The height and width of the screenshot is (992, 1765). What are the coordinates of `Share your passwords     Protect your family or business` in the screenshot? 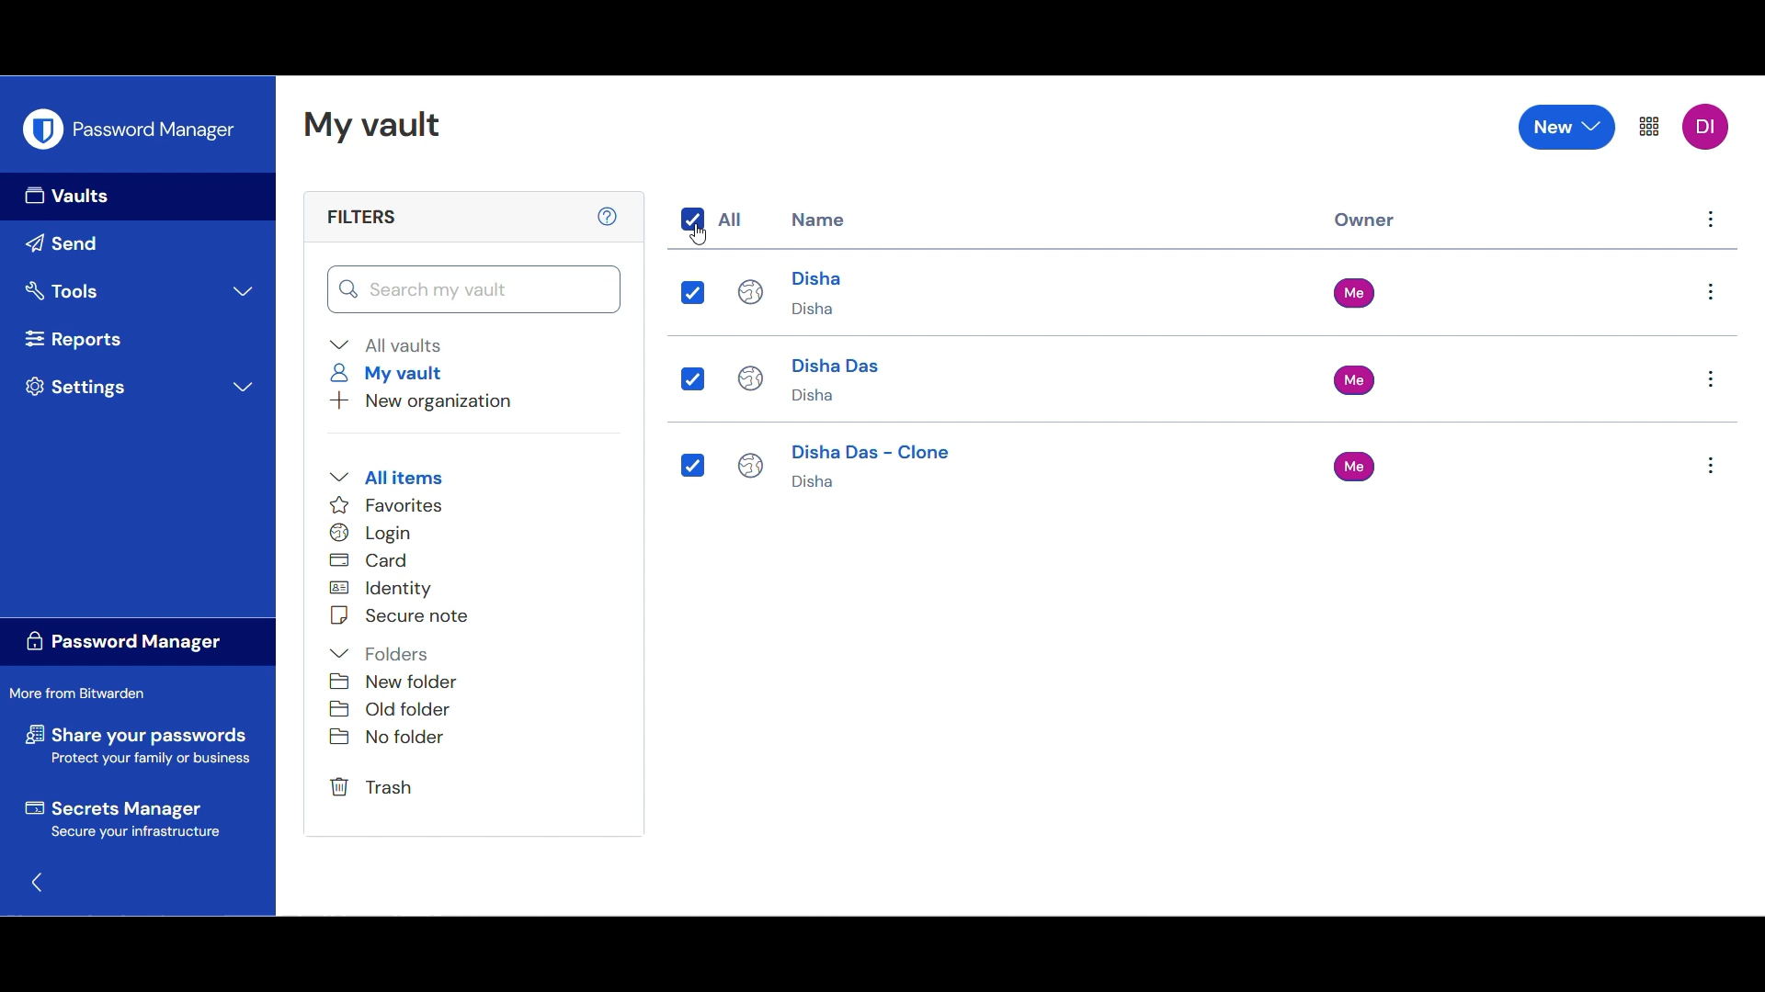 It's located at (138, 748).